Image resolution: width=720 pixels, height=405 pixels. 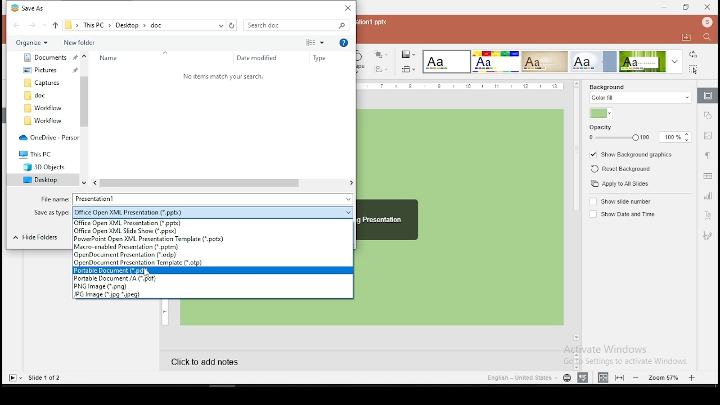 What do you see at coordinates (642, 61) in the screenshot?
I see `select color theme` at bounding box center [642, 61].